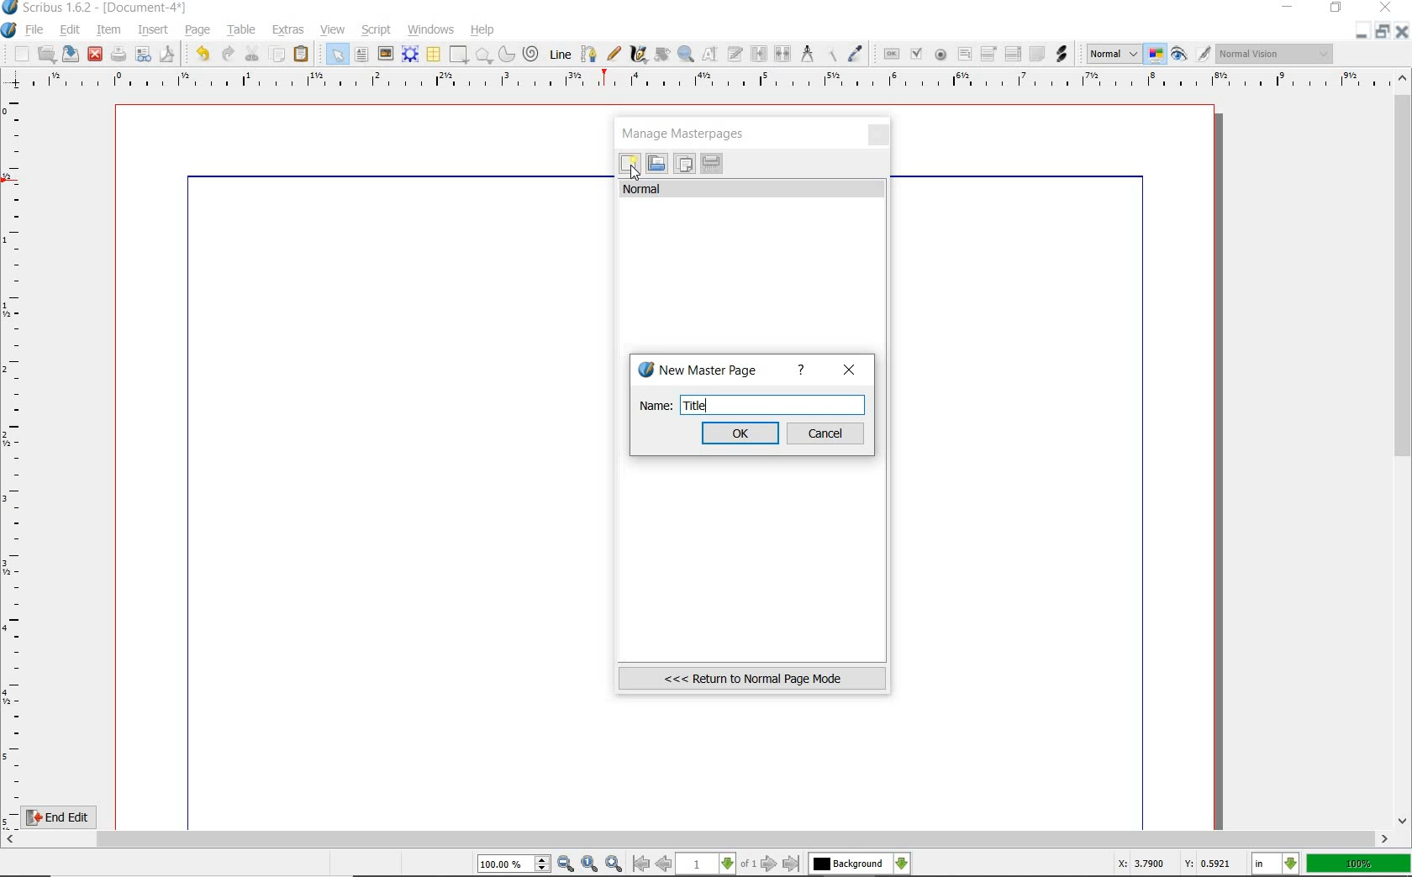 The width and height of the screenshot is (1412, 877). I want to click on spiral, so click(531, 54).